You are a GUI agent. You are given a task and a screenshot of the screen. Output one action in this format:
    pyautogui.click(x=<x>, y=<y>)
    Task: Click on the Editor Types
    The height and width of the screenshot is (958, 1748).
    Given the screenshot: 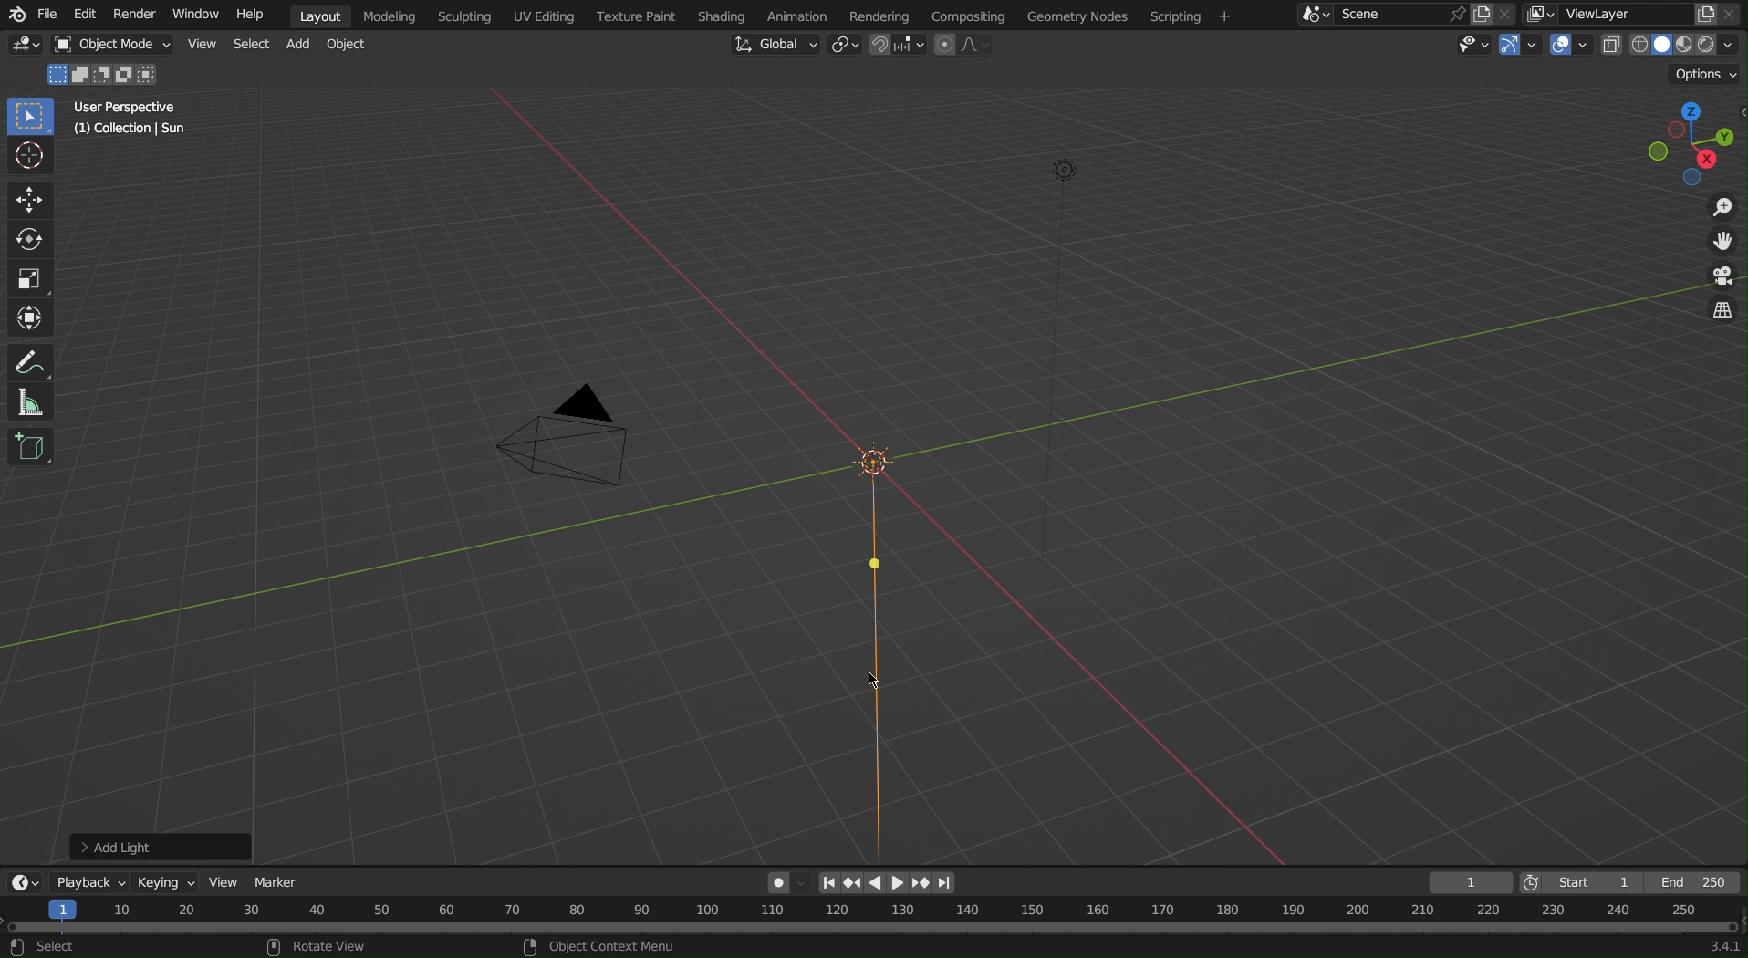 What is the action you would take?
    pyautogui.click(x=22, y=880)
    